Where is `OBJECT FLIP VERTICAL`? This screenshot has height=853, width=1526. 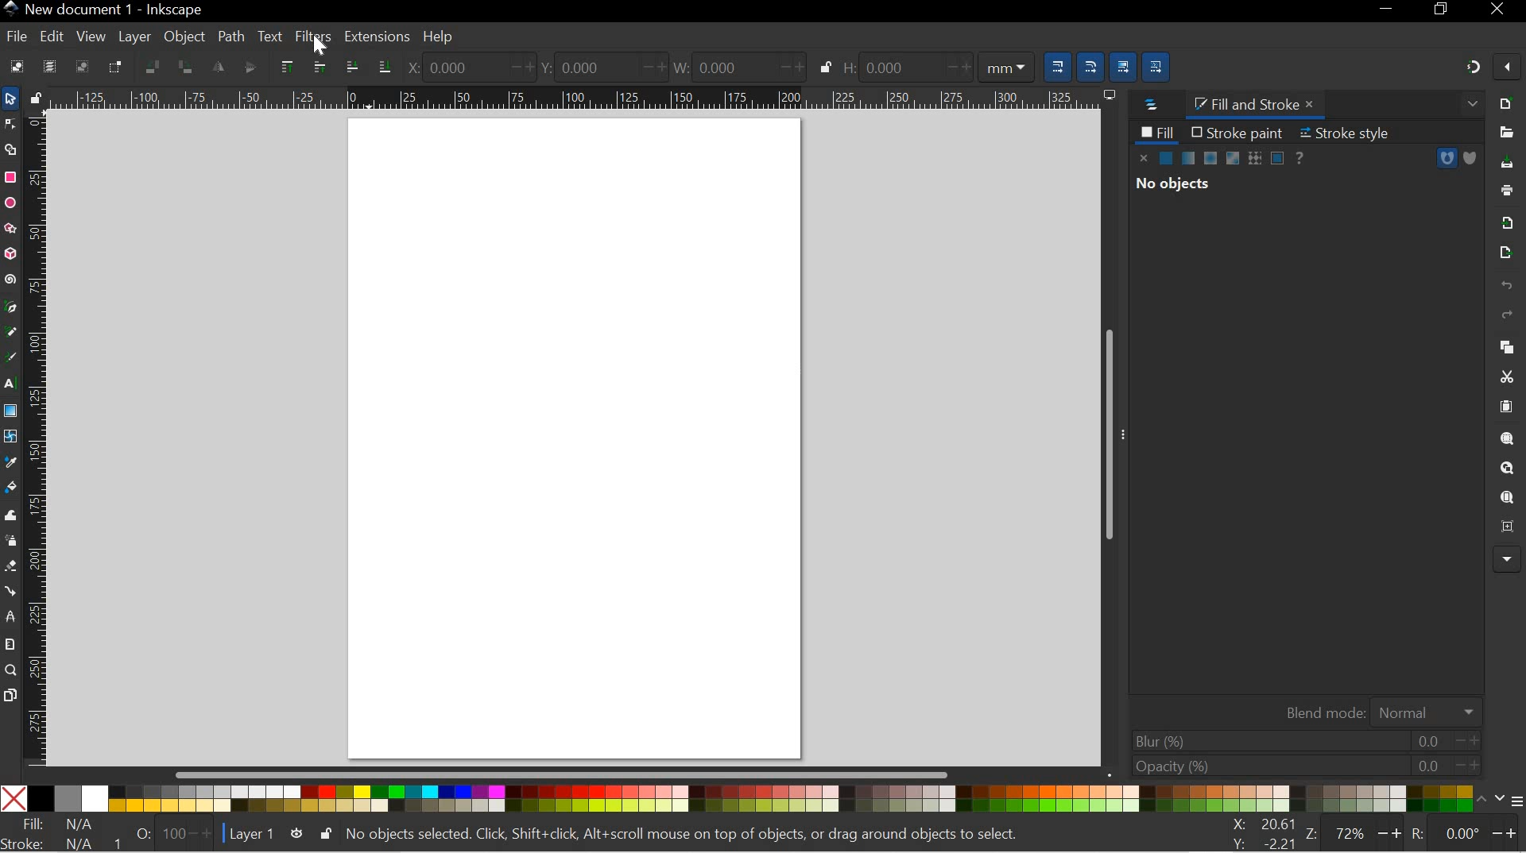 OBJECT FLIP VERTICAL is located at coordinates (249, 67).